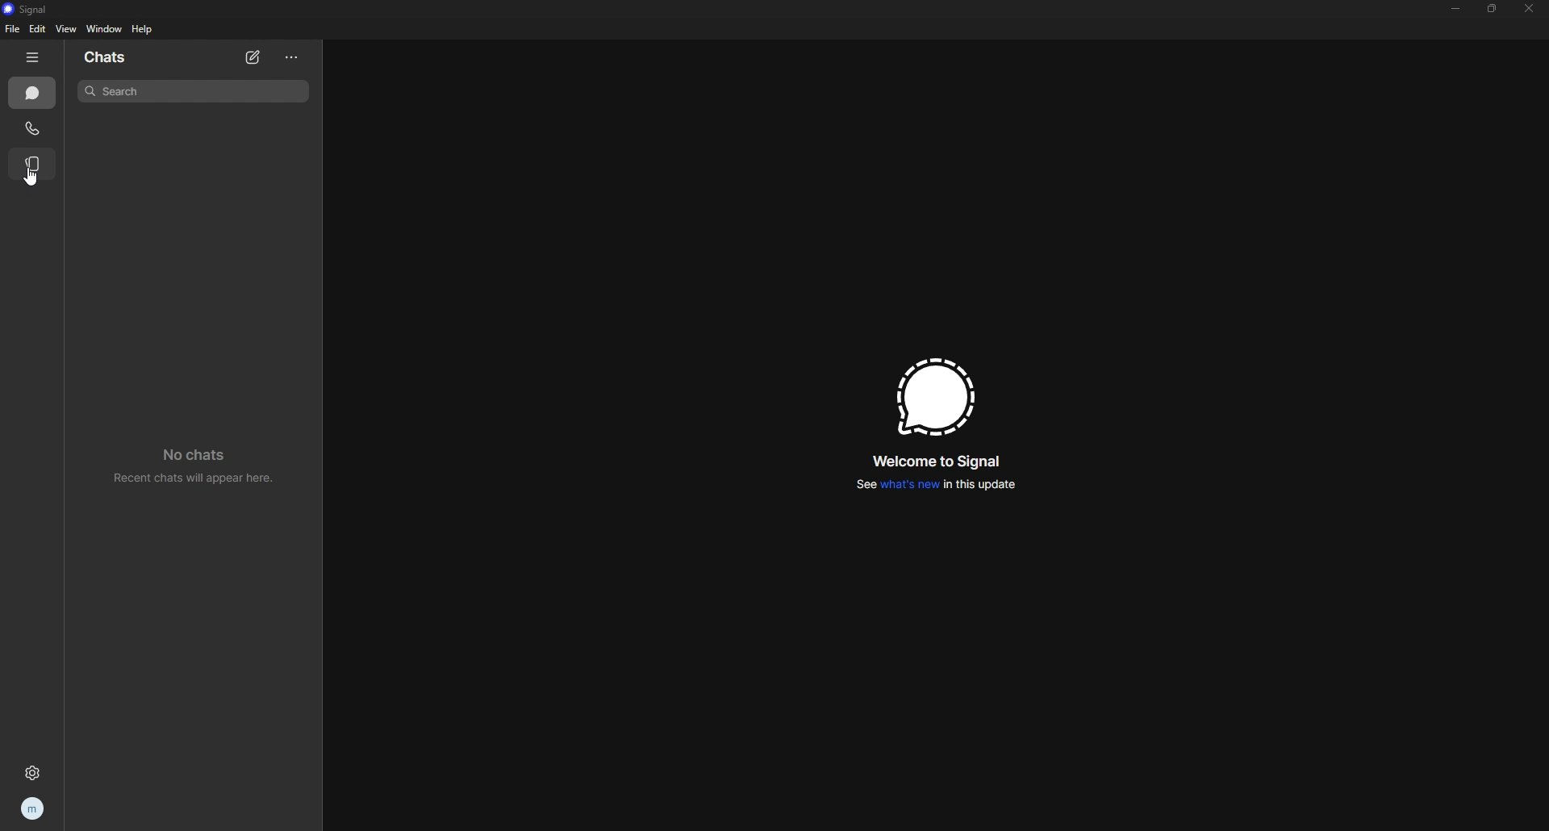  Describe the element at coordinates (15, 28) in the screenshot. I see `file` at that location.